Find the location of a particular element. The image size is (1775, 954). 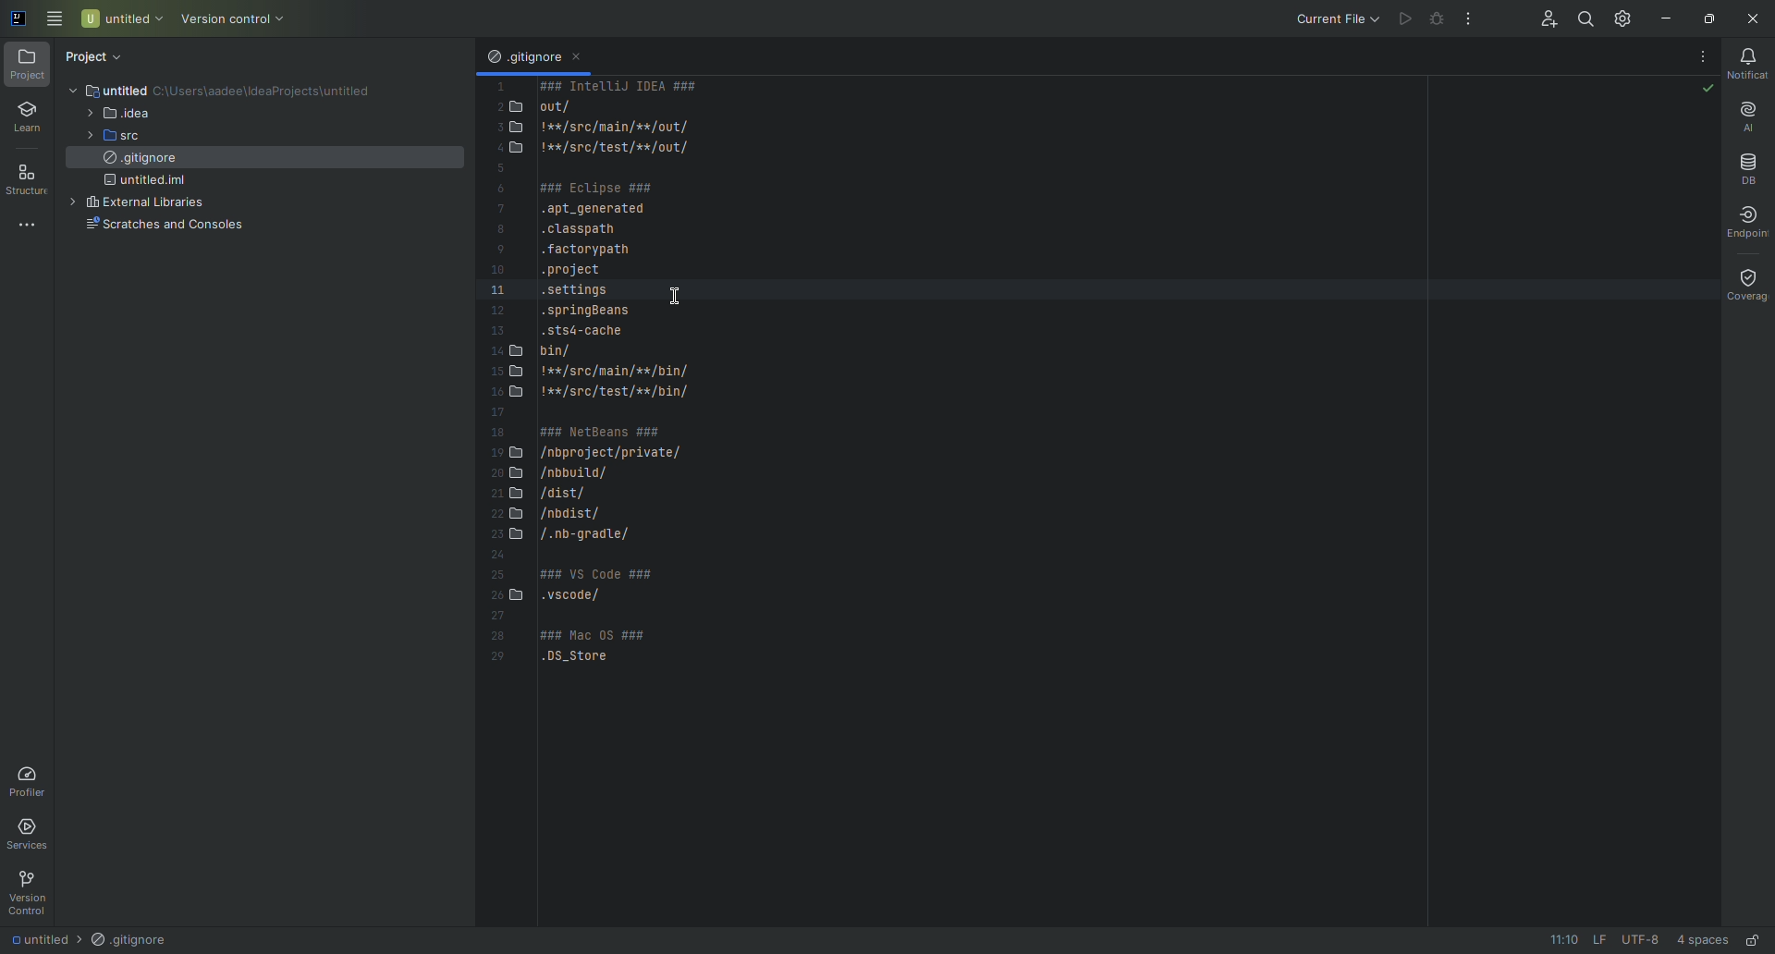

Minimize is located at coordinates (1665, 18).